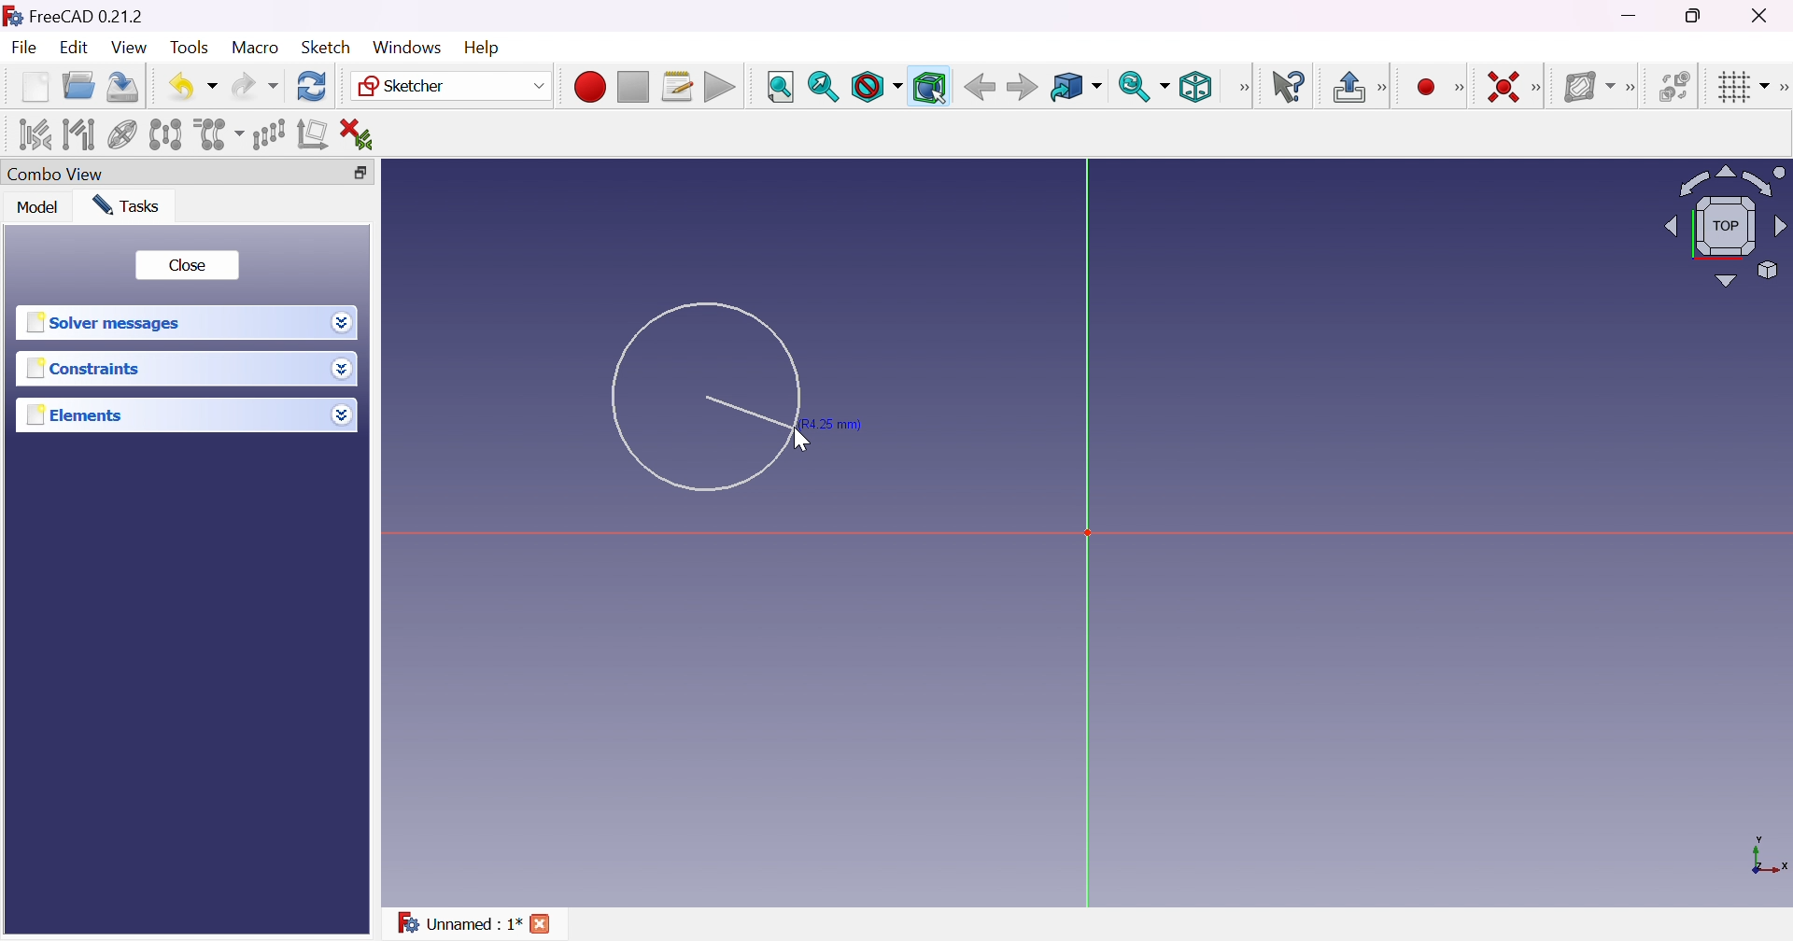  I want to click on Viewing angle, so click(1726, 225).